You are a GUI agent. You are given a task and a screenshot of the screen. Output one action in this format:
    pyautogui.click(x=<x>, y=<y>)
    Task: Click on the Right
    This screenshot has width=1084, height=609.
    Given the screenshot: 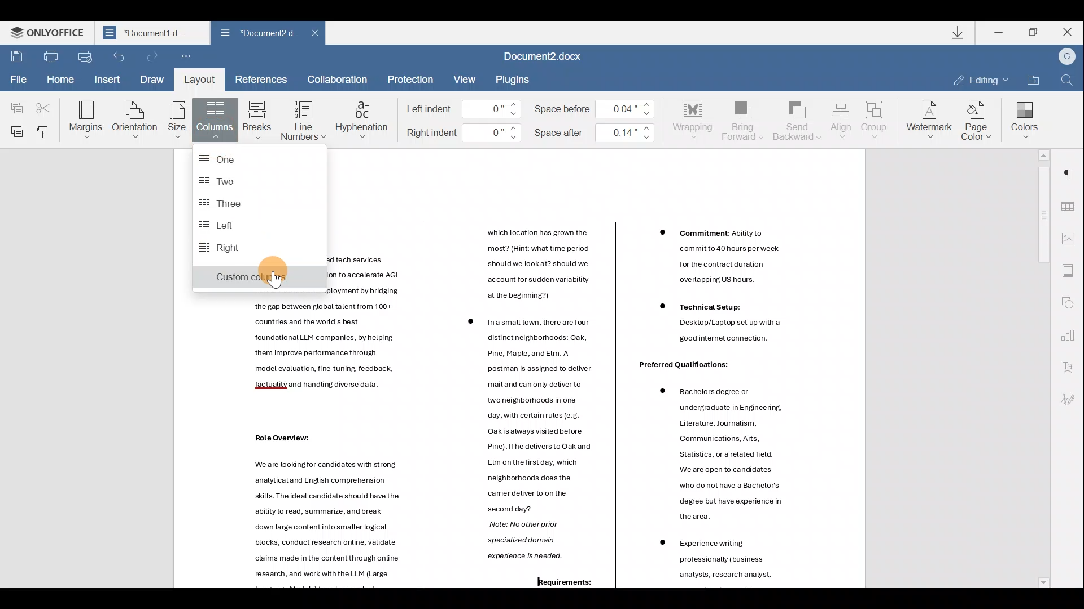 What is the action you would take?
    pyautogui.click(x=228, y=248)
    